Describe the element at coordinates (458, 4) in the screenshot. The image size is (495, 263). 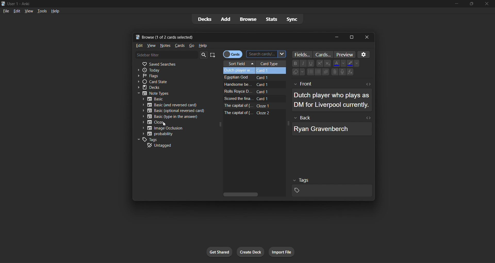
I see `minimize` at that location.